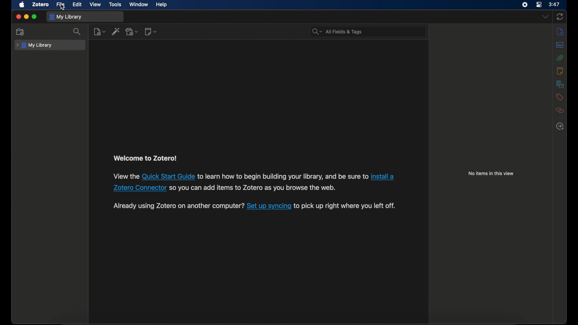  I want to click on tools, so click(116, 5).